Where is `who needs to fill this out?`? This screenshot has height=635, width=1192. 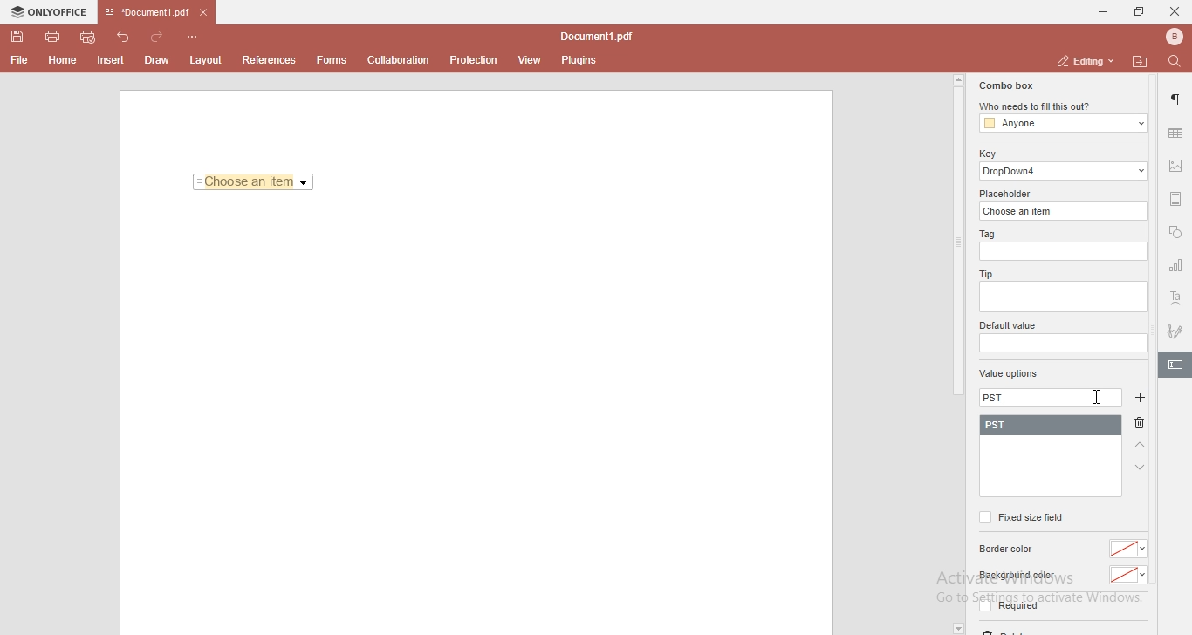 who needs to fill this out? is located at coordinates (1061, 107).